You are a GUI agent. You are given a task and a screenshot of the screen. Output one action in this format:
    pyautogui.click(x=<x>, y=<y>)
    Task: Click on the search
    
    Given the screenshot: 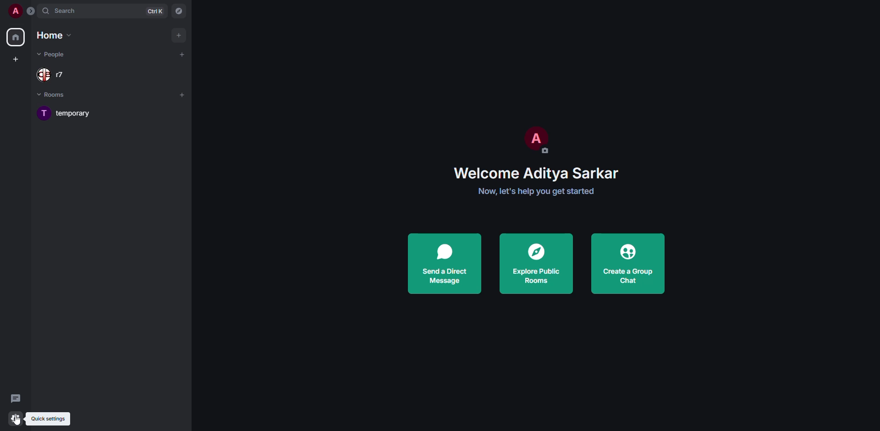 What is the action you would take?
    pyautogui.click(x=60, y=11)
    